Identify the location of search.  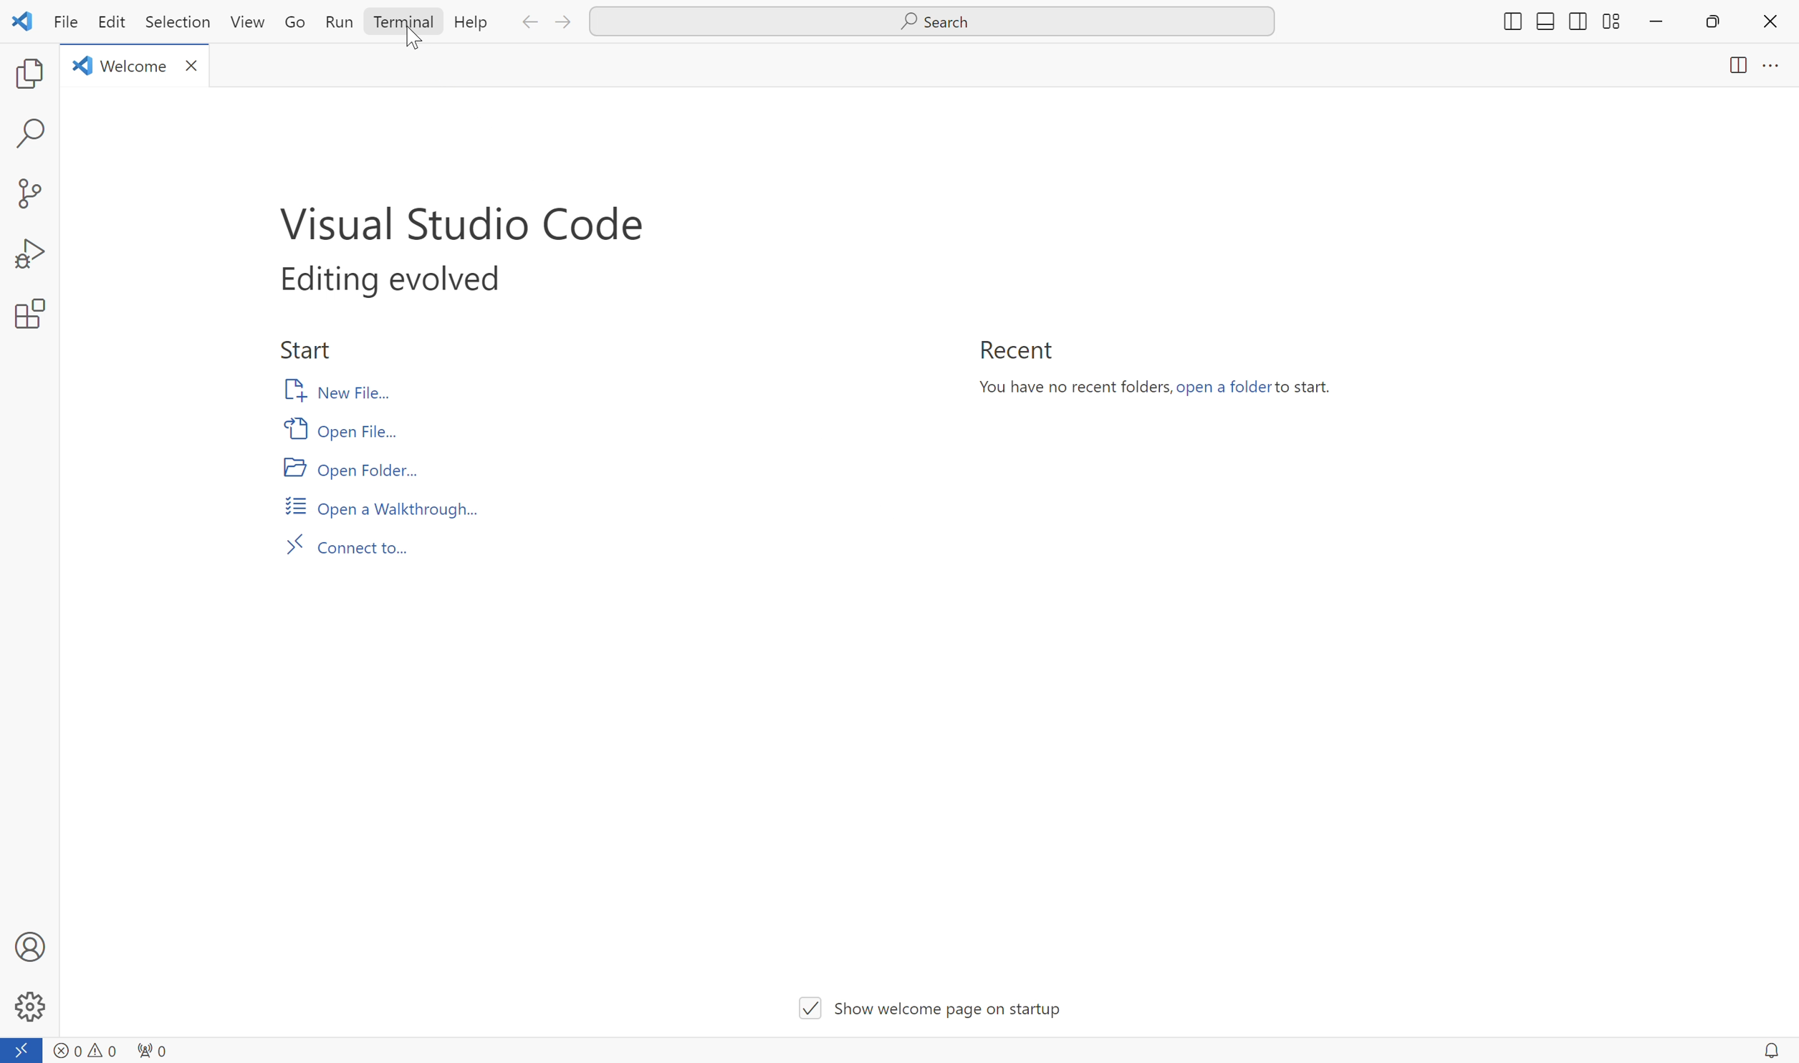
(33, 134).